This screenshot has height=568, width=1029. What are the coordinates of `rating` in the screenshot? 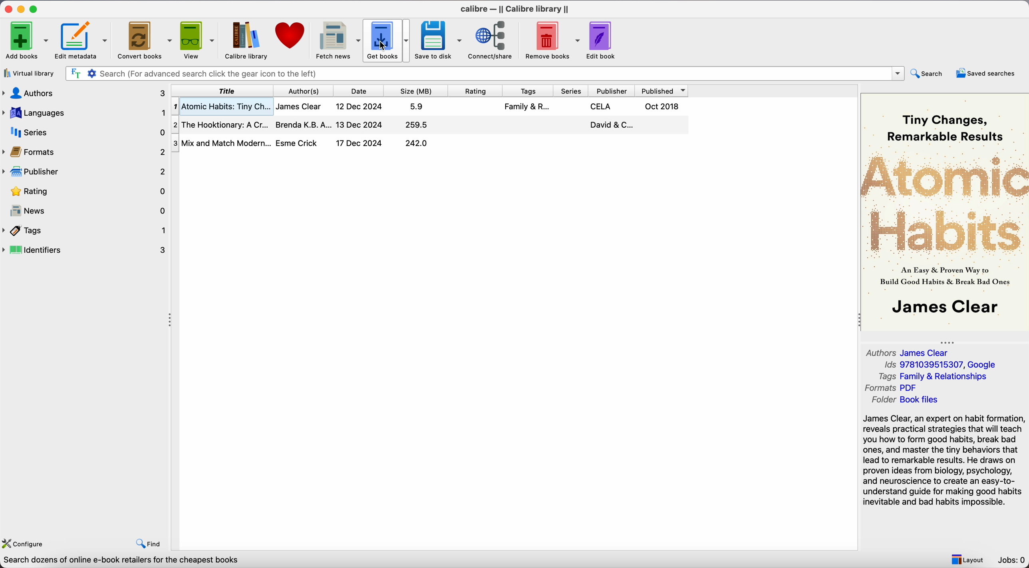 It's located at (86, 191).